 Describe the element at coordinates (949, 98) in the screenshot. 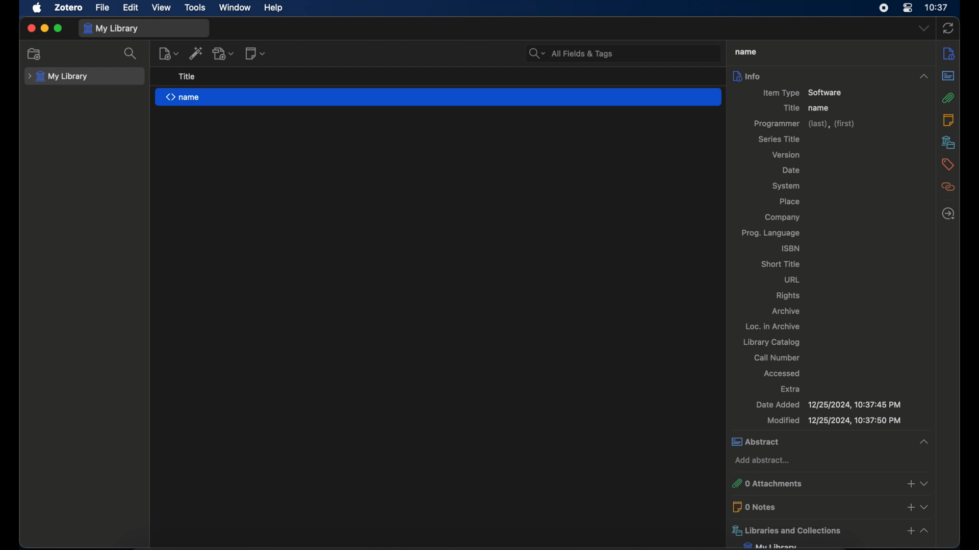

I see `attachments` at that location.